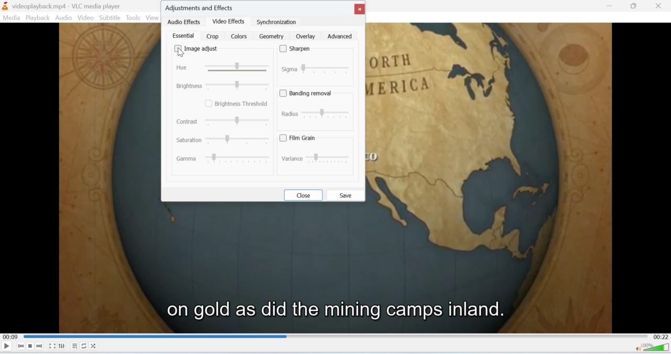  I want to click on Tools, so click(134, 18).